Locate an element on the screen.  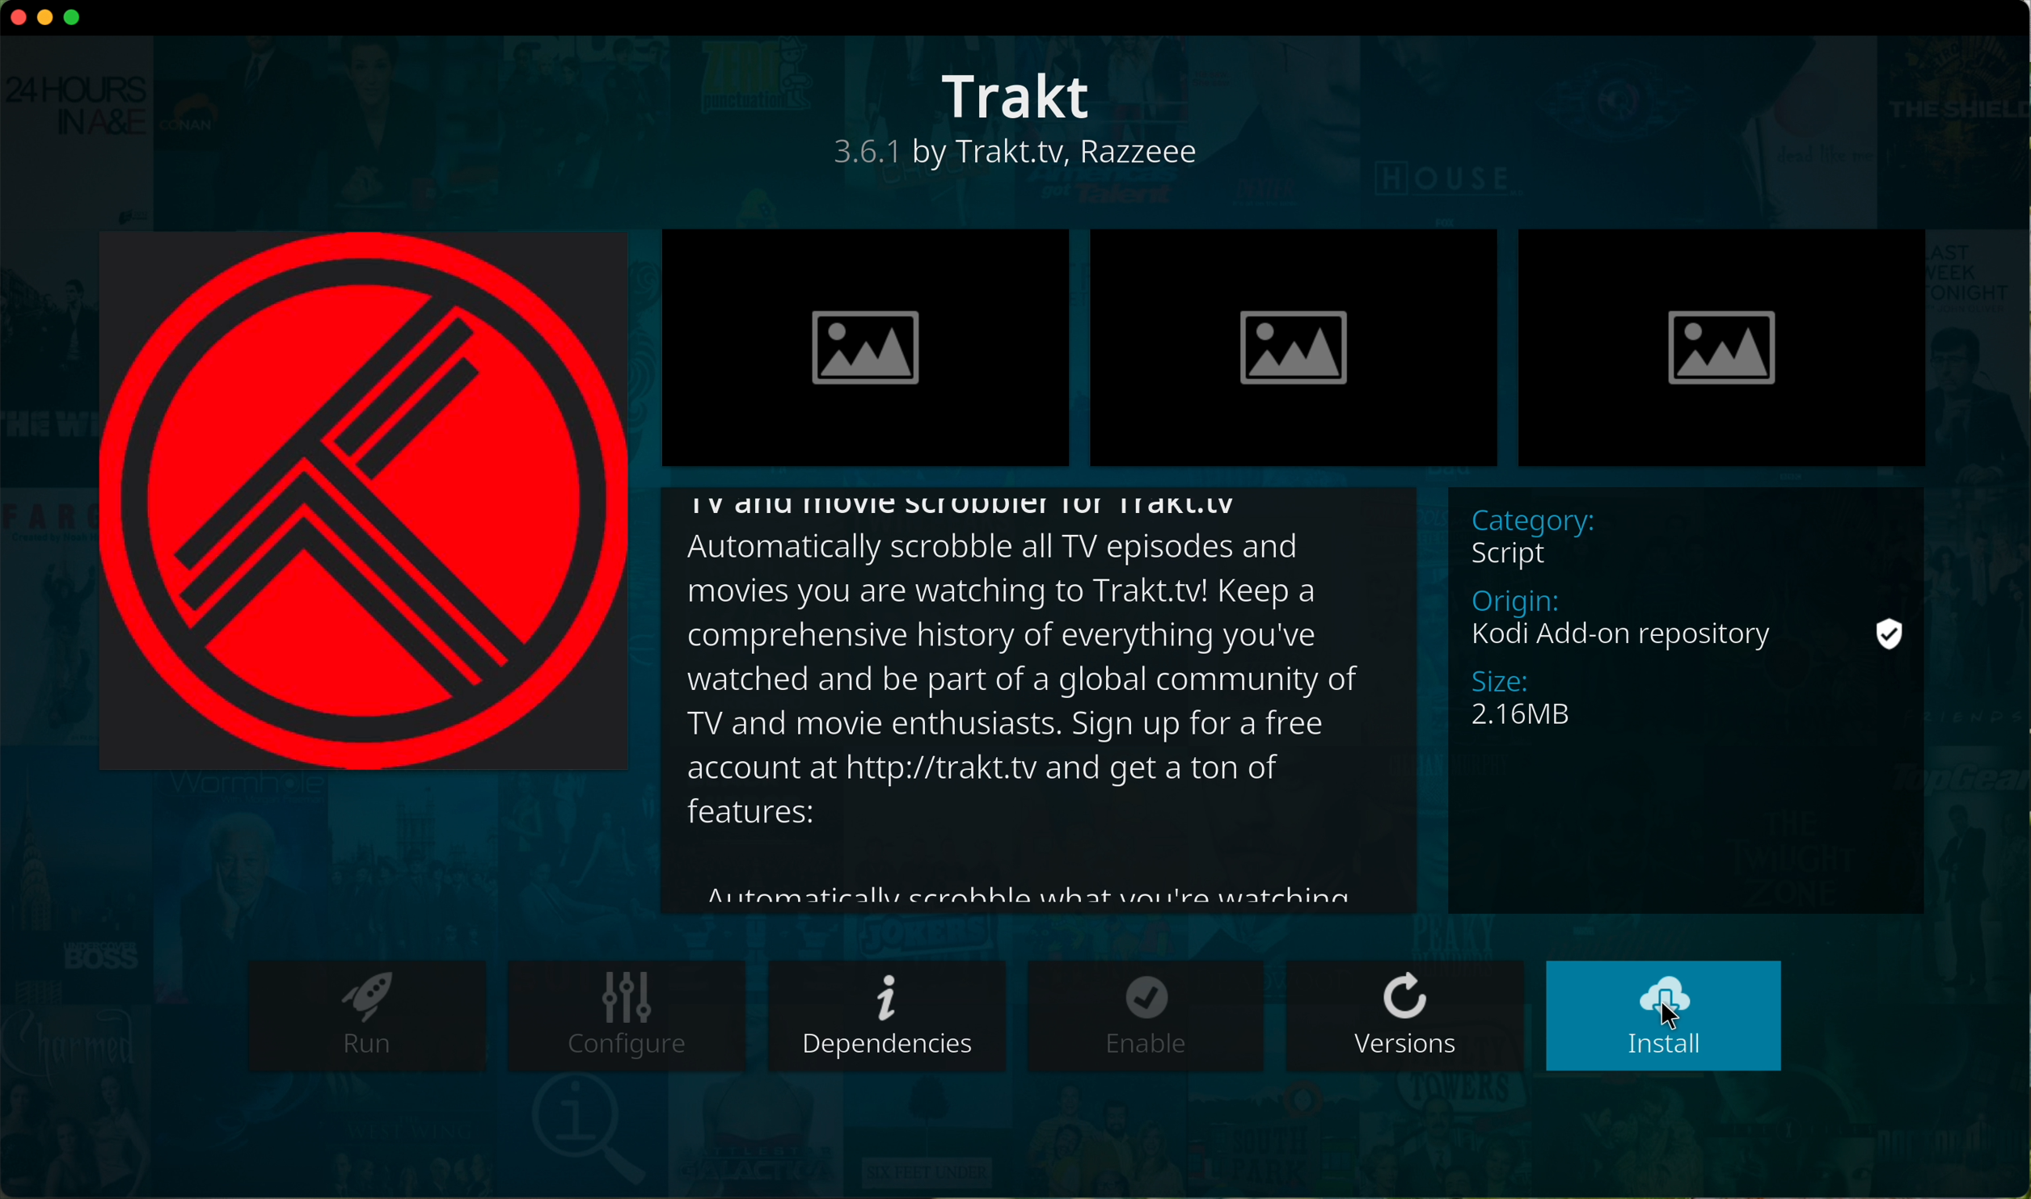
description is located at coordinates (1686, 701).